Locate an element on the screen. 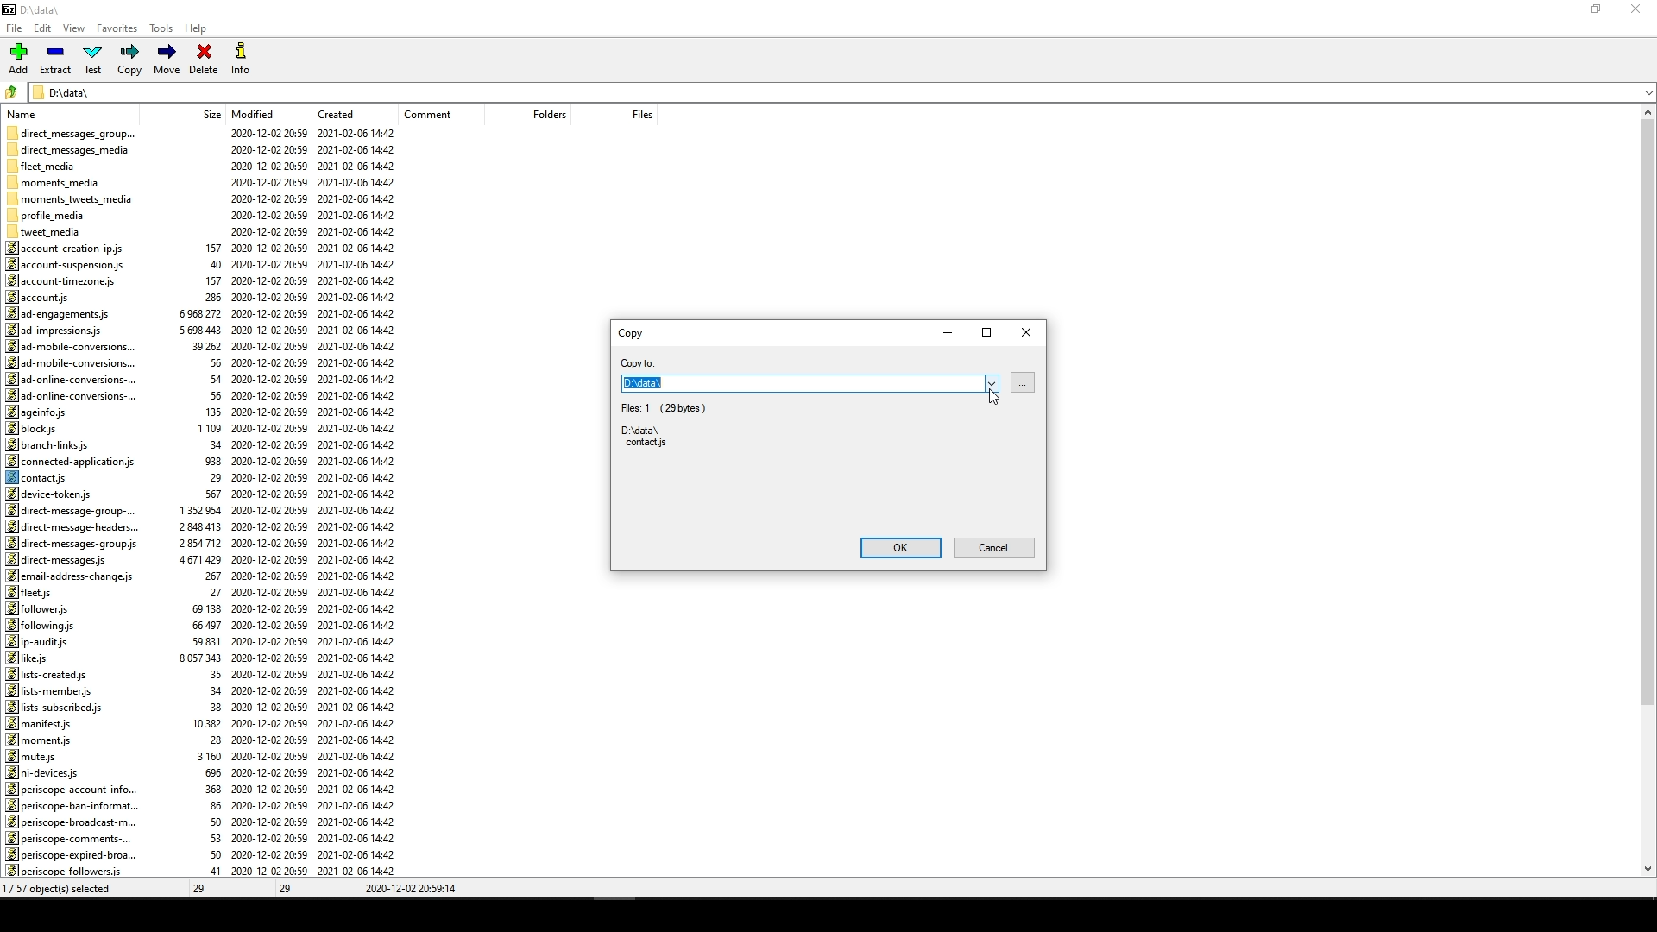 This screenshot has height=932, width=1657. contacts.js is located at coordinates (42, 477).